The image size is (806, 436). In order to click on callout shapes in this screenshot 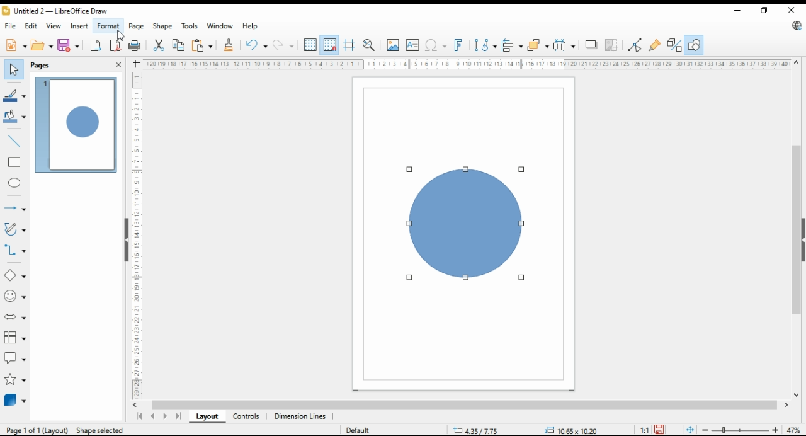, I will do `click(13, 357)`.